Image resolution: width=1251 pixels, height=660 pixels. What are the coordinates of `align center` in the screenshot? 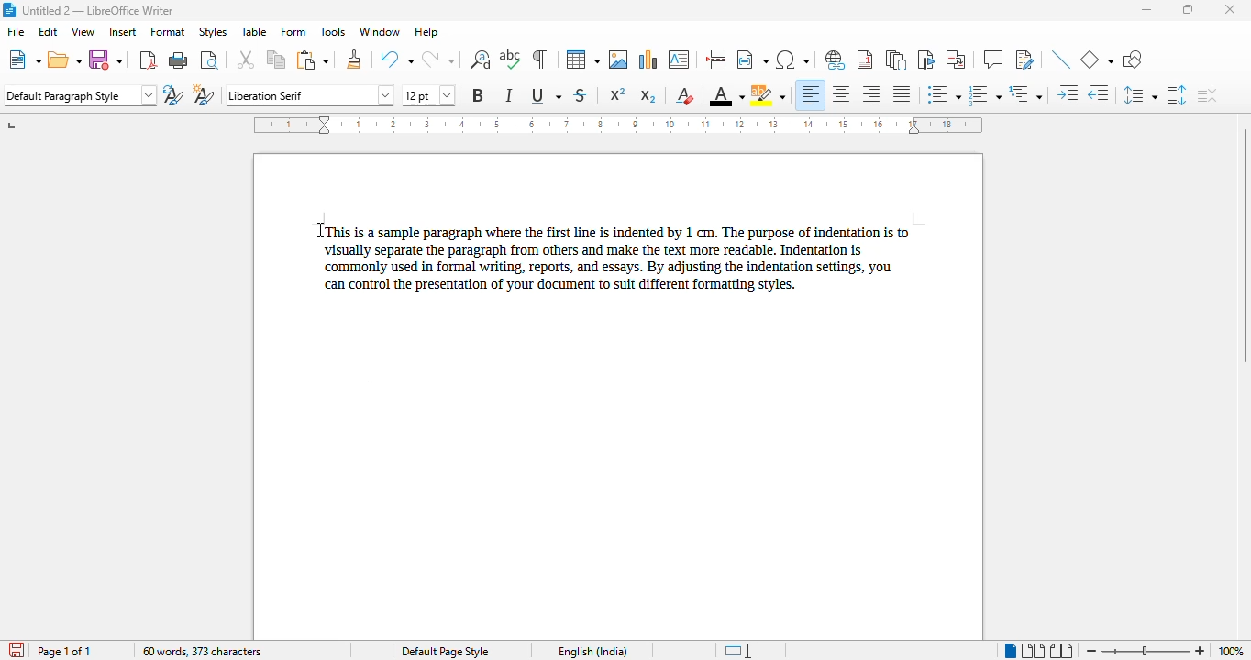 It's located at (841, 94).